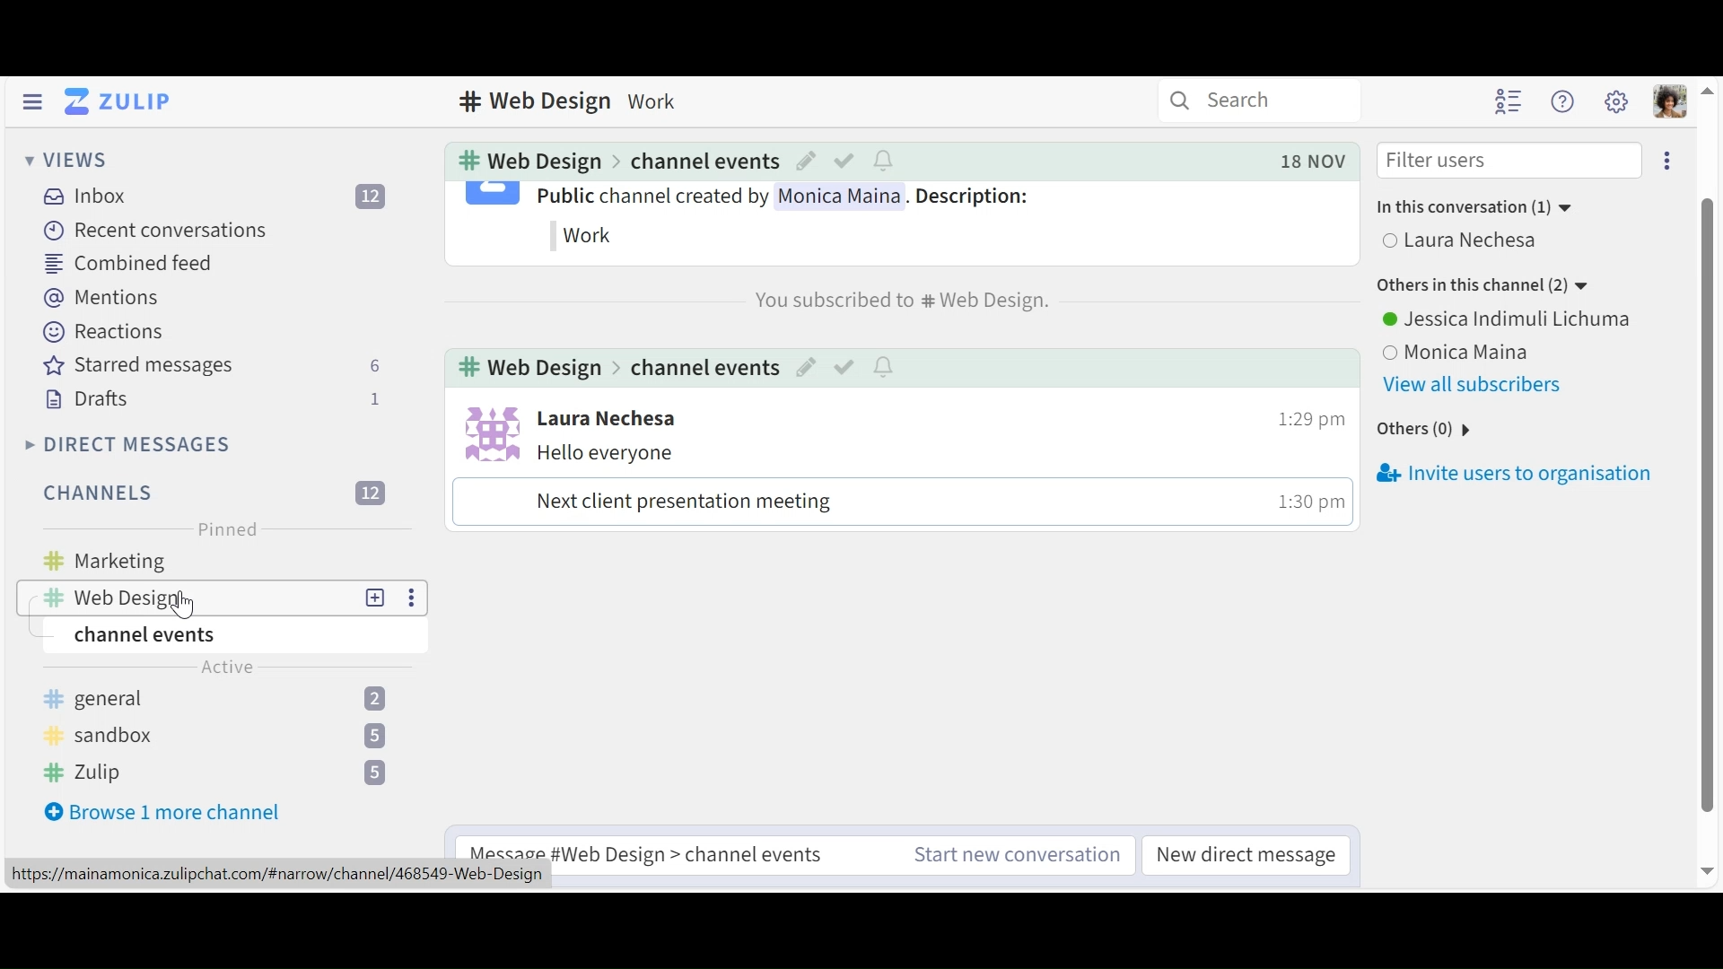 The image size is (1723, 969). I want to click on notifications, so click(884, 162).